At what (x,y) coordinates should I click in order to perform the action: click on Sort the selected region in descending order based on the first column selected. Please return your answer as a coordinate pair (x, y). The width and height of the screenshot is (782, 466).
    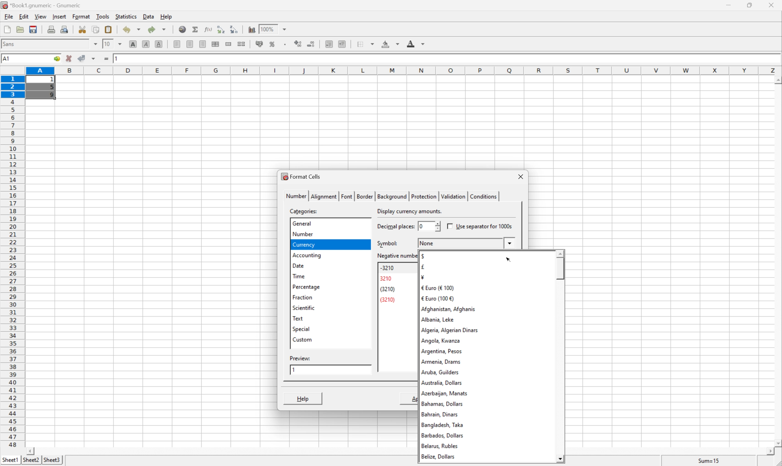
    Looking at the image, I should click on (234, 29).